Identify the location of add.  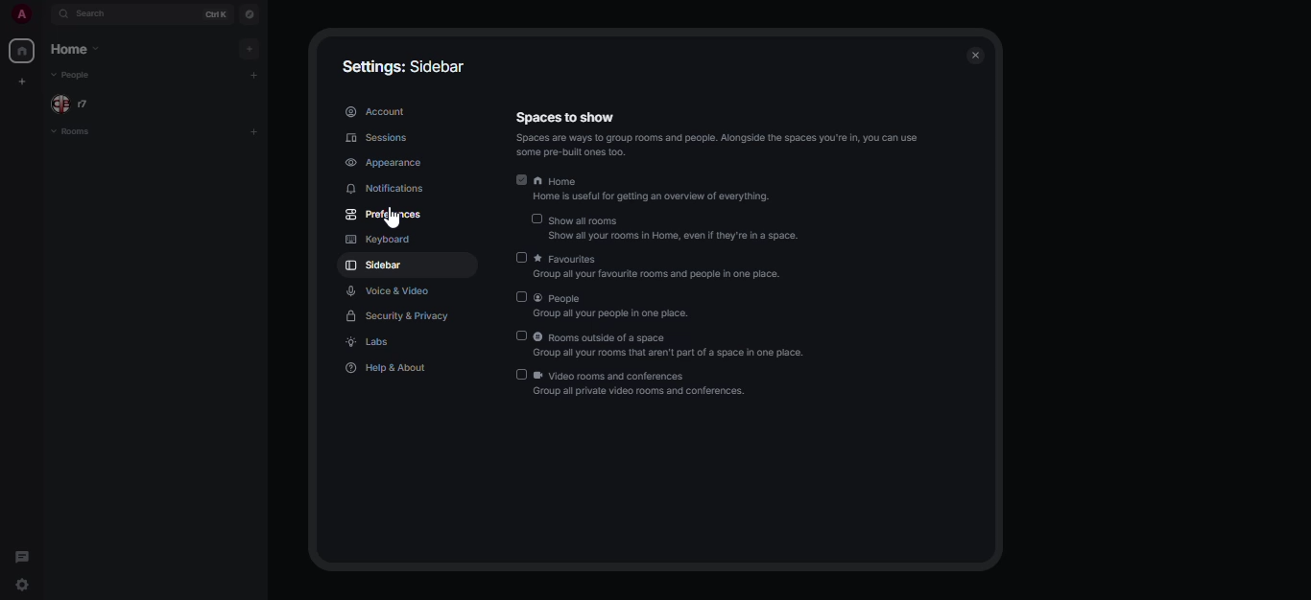
(249, 49).